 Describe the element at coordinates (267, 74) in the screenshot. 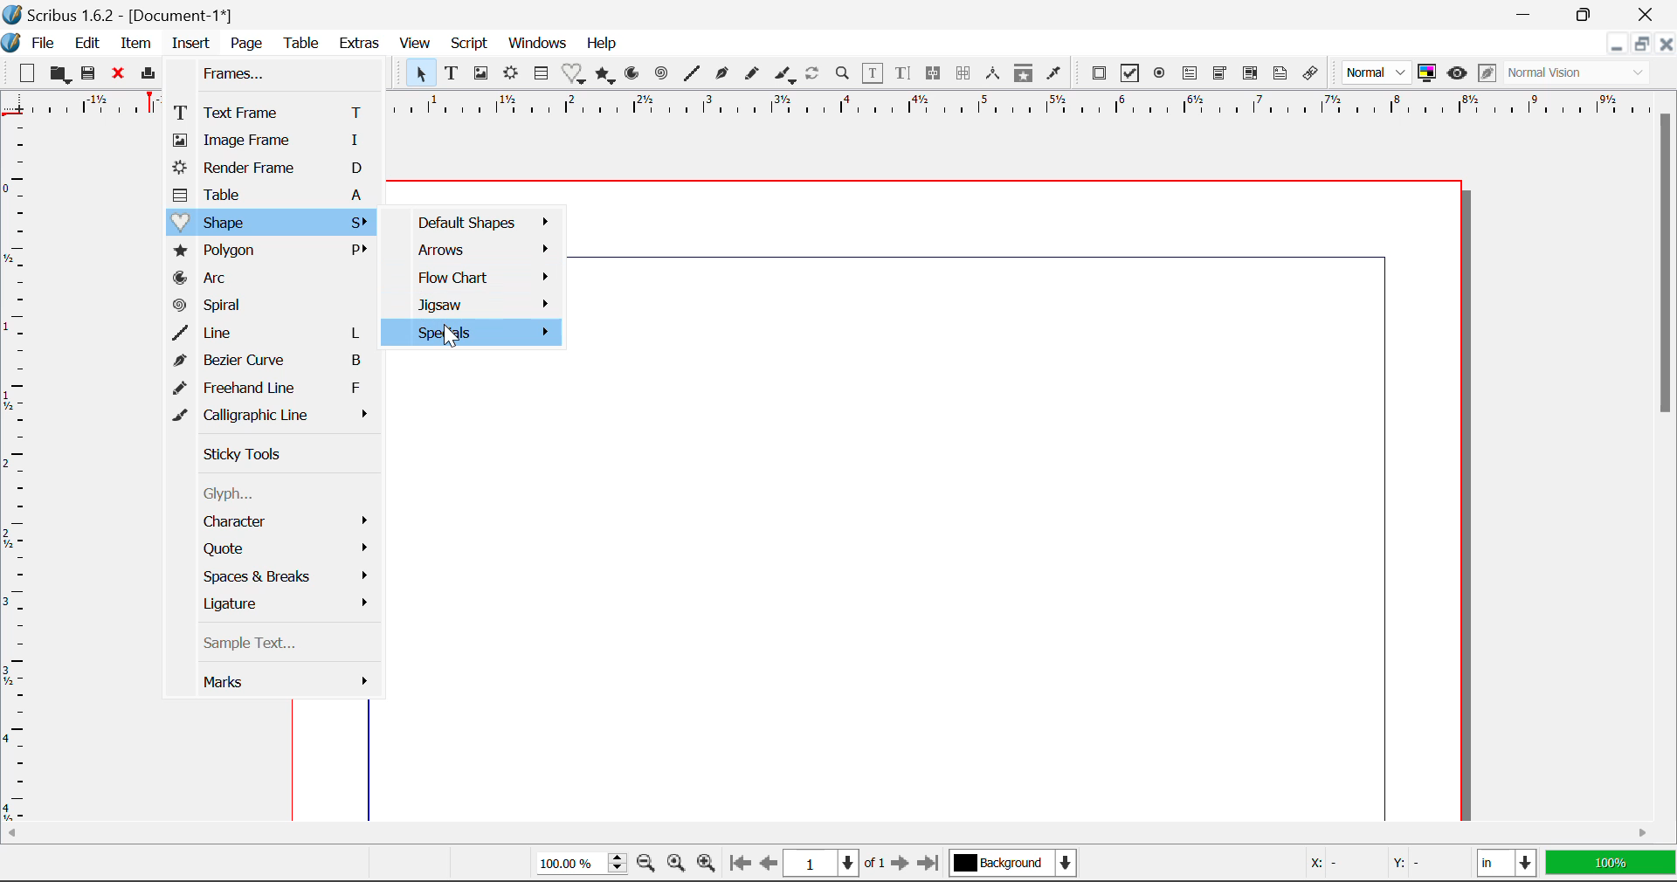

I see `Frames` at that location.